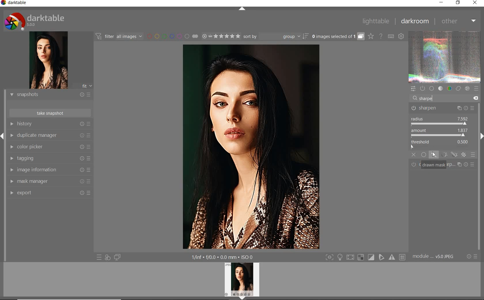  Describe the element at coordinates (480, 177) in the screenshot. I see `task bar` at that location.